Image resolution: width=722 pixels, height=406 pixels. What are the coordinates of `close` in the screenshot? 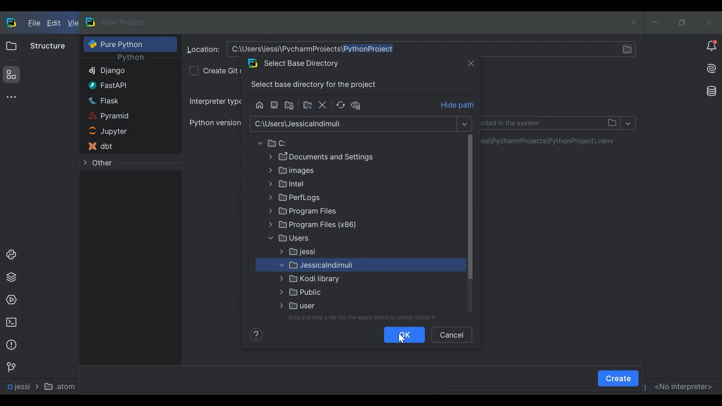 It's located at (632, 21).